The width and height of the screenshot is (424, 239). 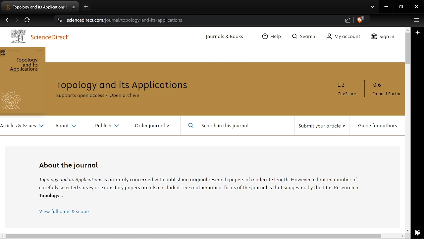 What do you see at coordinates (3, 236) in the screenshot?
I see `Move left` at bounding box center [3, 236].